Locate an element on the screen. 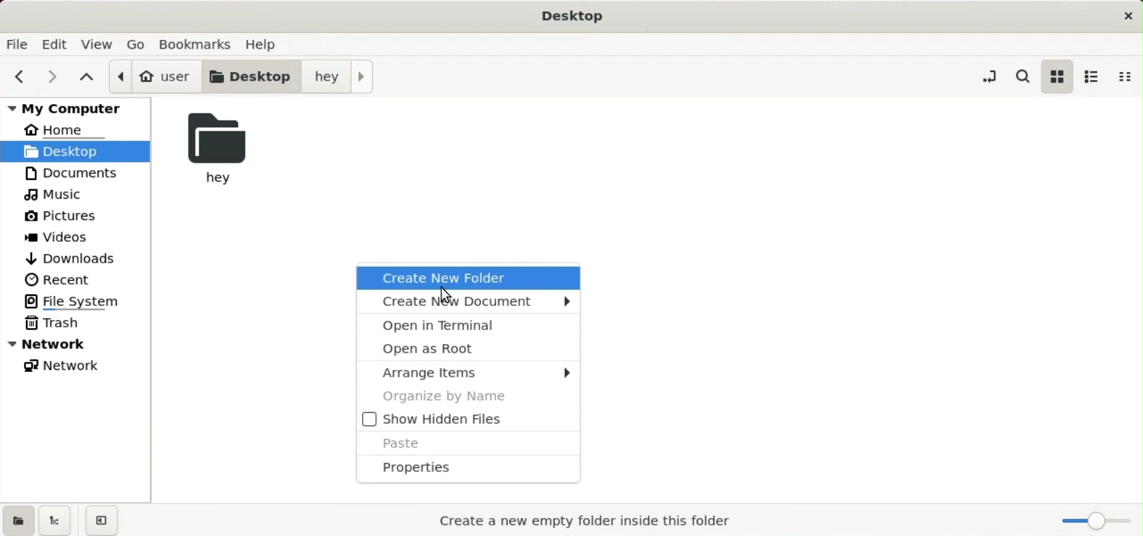  show hidden files is located at coordinates (469, 420).